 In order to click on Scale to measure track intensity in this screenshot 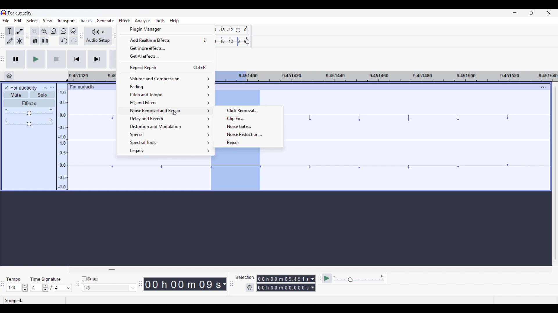, I will do `click(62, 137)`.